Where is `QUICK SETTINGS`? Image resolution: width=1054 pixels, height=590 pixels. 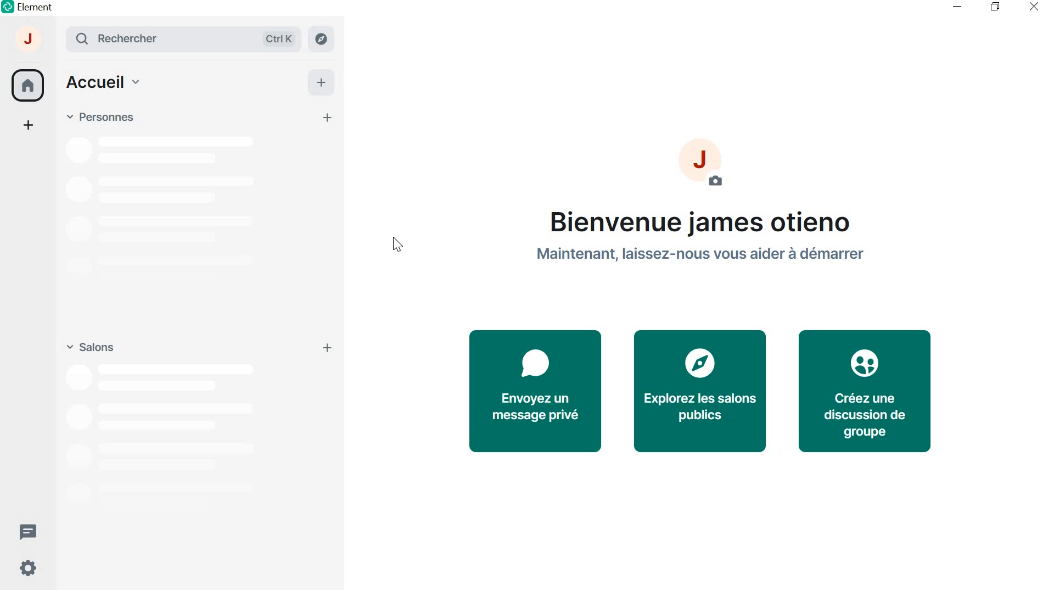
QUICK SETTINGS is located at coordinates (26, 570).